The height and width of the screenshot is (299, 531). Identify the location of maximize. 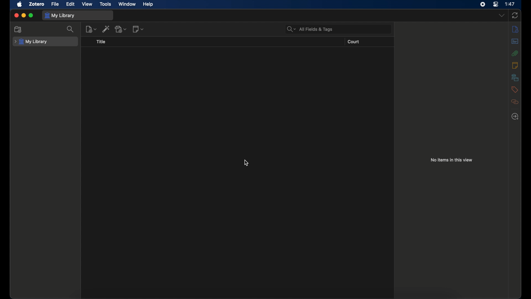
(32, 15).